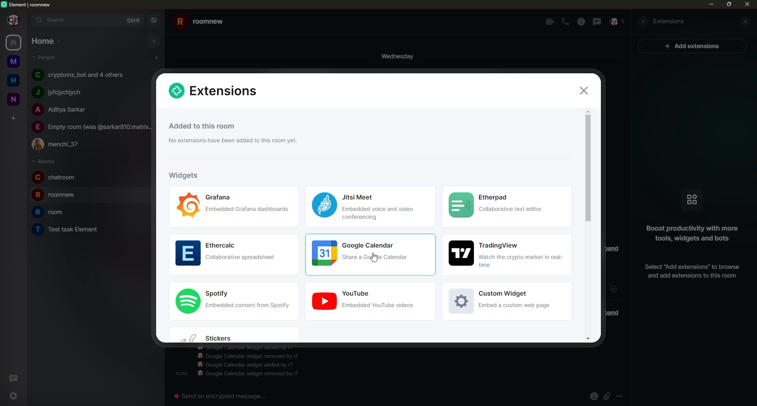  Describe the element at coordinates (232, 300) in the screenshot. I see `widgets` at that location.